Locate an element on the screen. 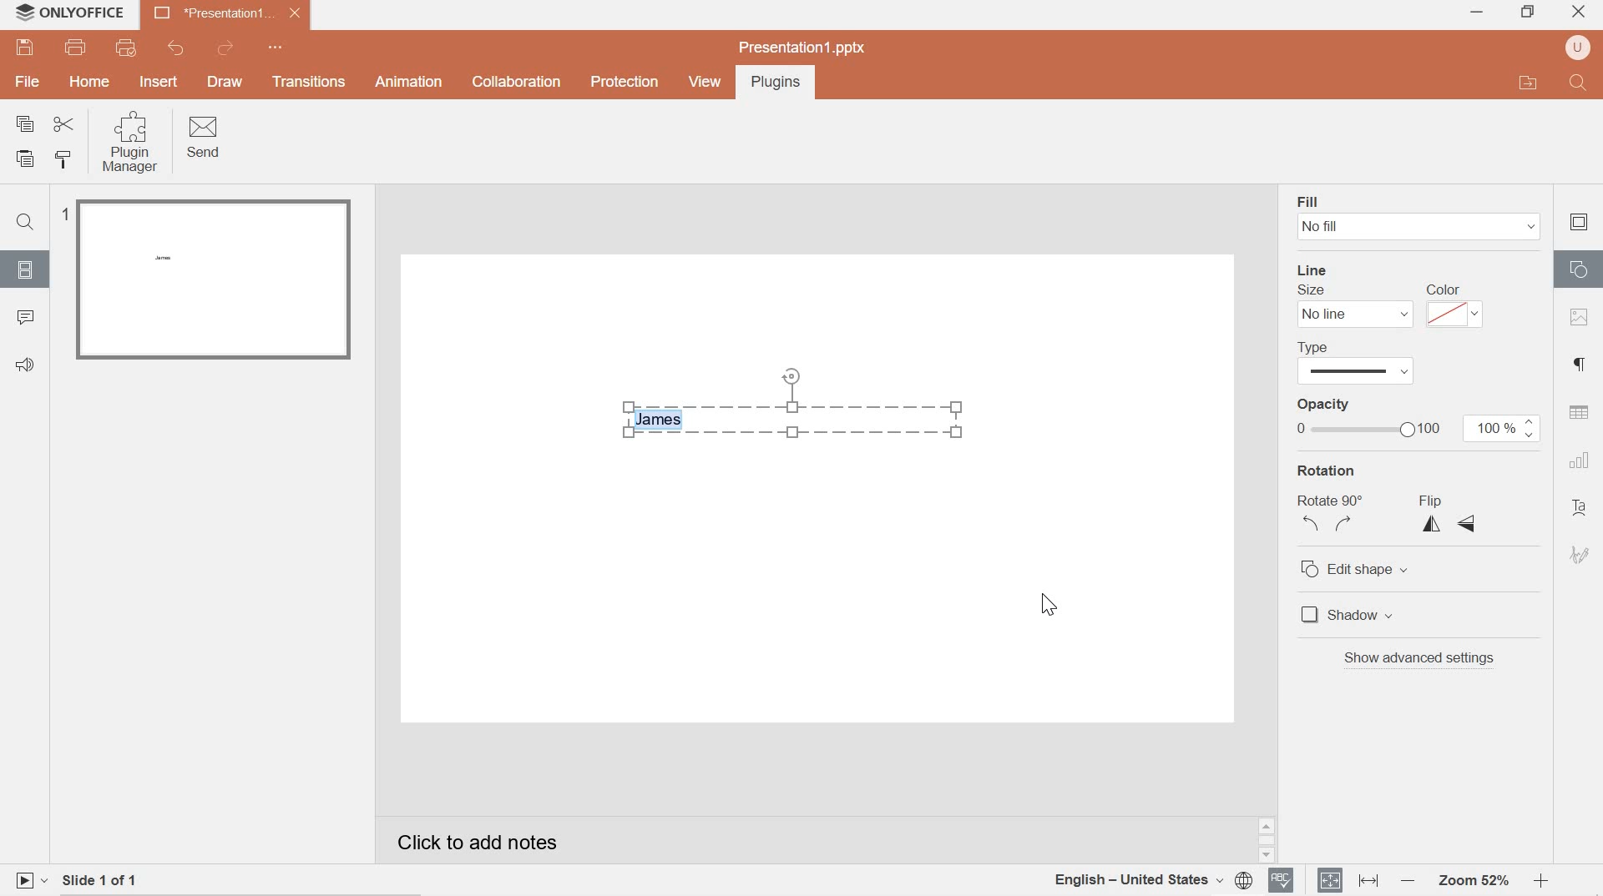 The height and width of the screenshot is (896, 1603). rotation is located at coordinates (1327, 469).